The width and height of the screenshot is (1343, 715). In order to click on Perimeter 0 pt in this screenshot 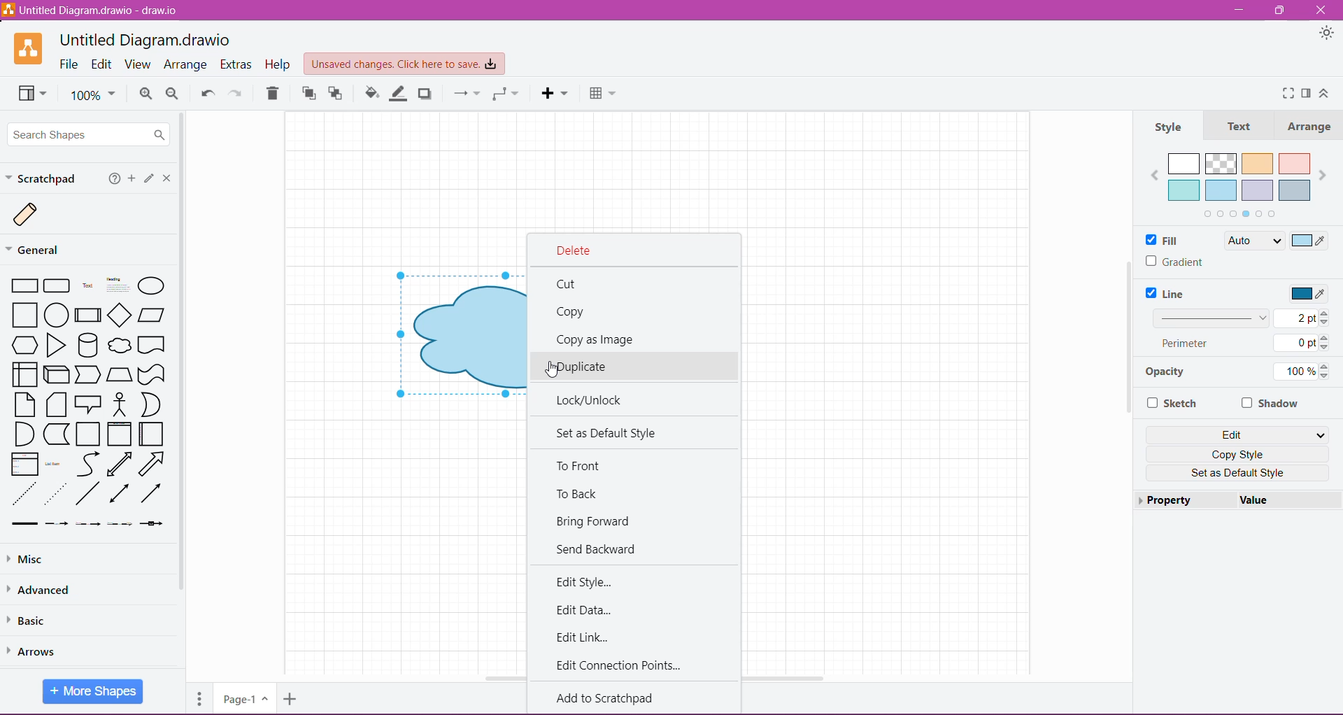, I will do `click(1244, 343)`.